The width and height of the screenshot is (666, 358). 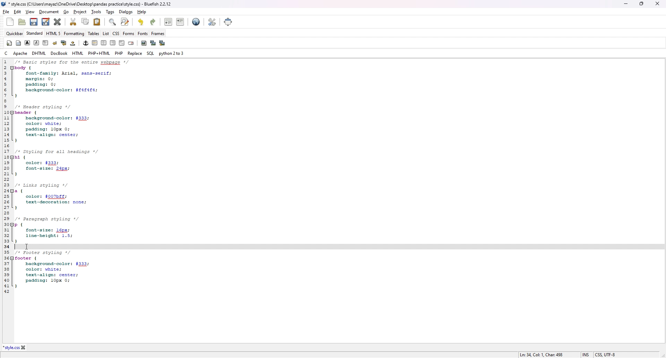 I want to click on standard, so click(x=35, y=33).